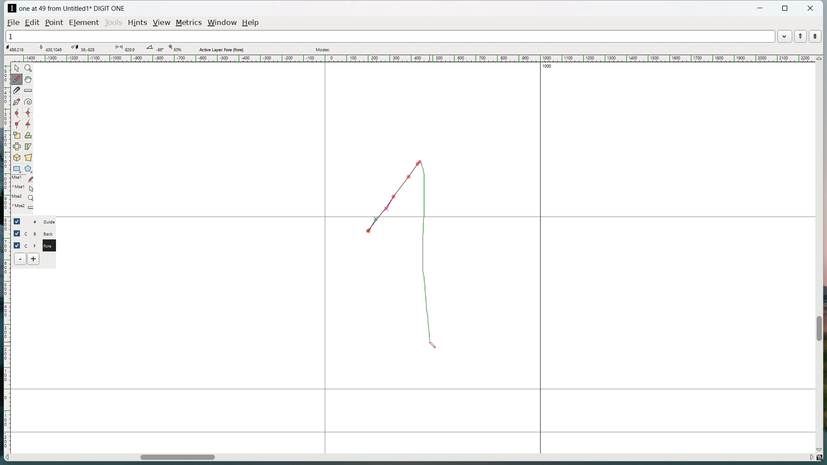 The height and width of the screenshot is (465, 827). I want to click on rotate, so click(28, 135).